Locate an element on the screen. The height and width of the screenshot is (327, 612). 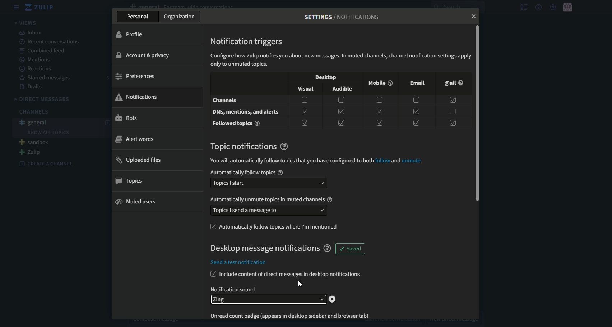
text is located at coordinates (237, 124).